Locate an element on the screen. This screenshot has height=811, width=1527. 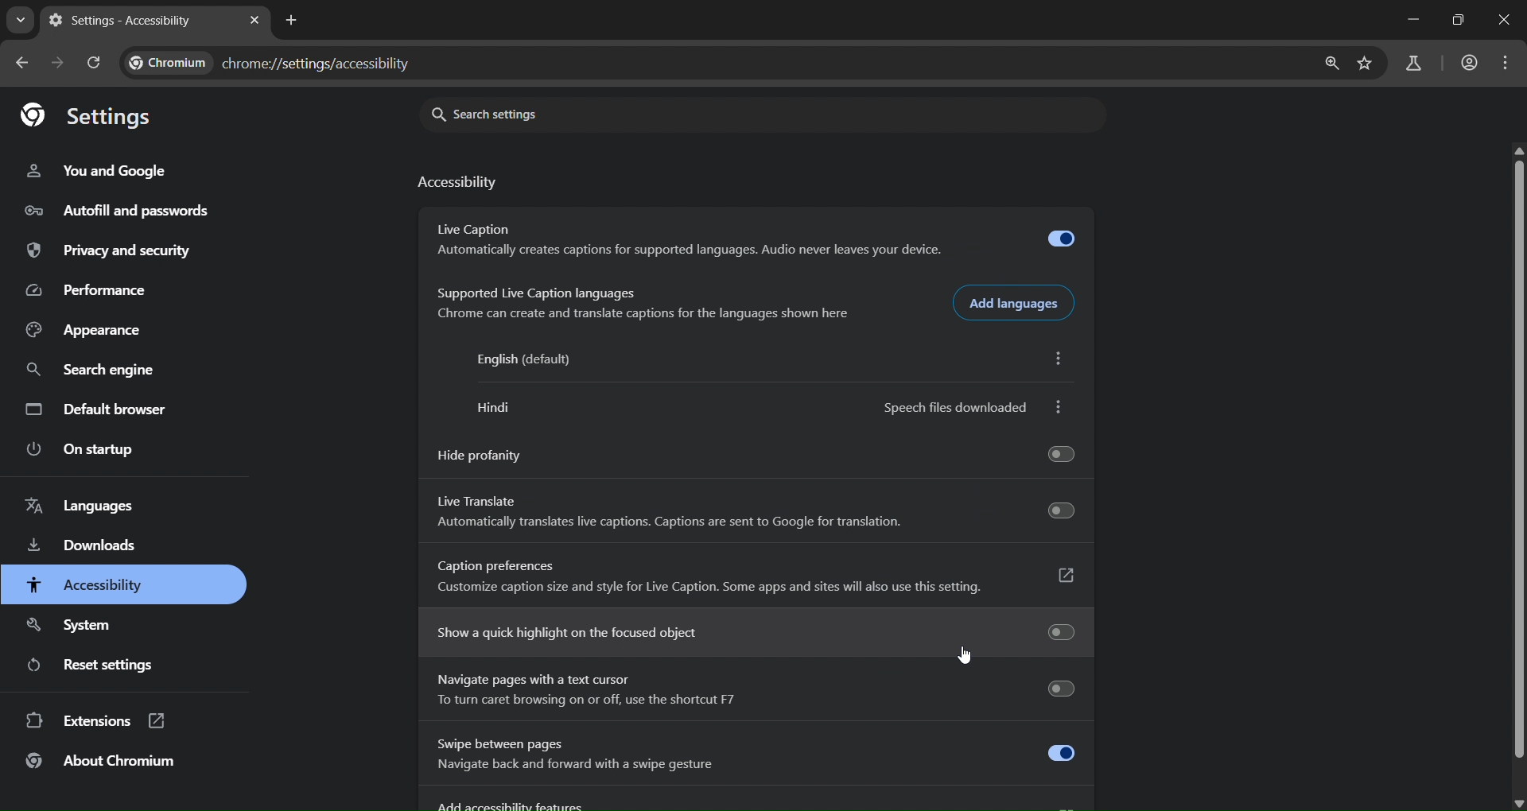
settings is located at coordinates (96, 116).